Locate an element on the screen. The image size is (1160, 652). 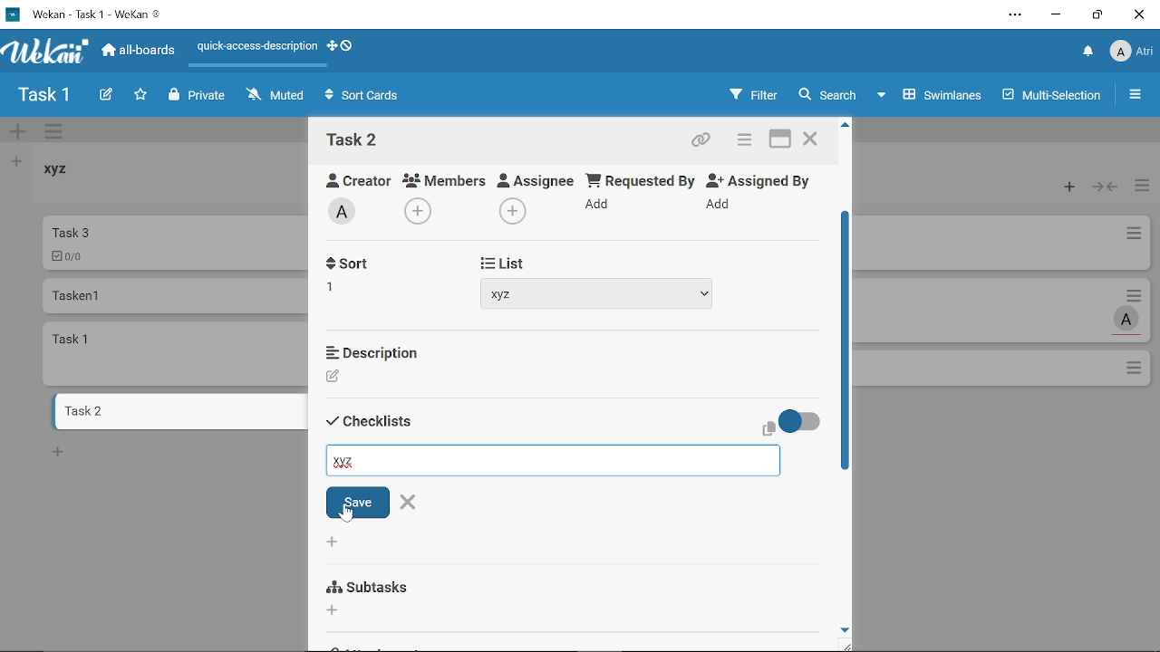
Filters is located at coordinates (749, 95).